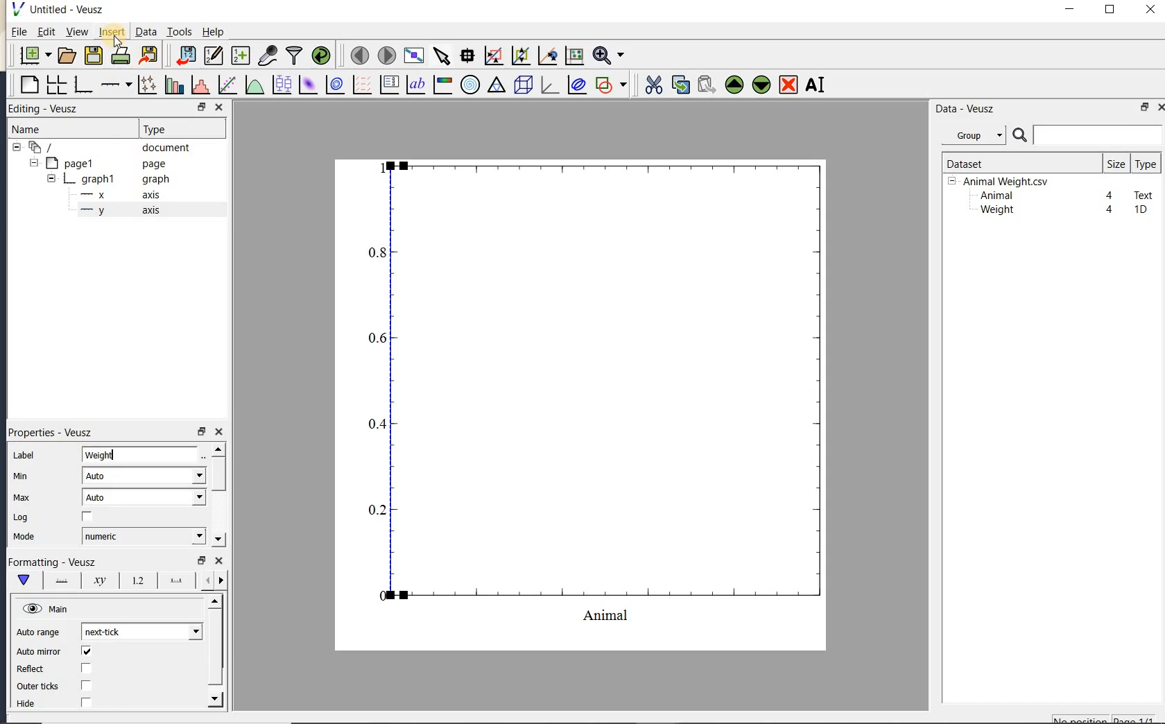 This screenshot has width=1165, height=724. I want to click on save the document, so click(93, 56).